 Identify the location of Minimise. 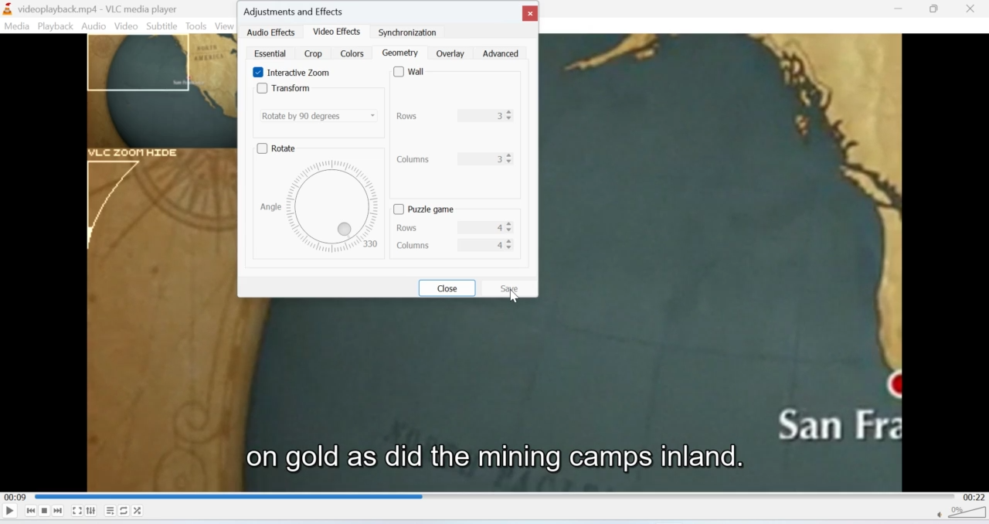
(933, 9).